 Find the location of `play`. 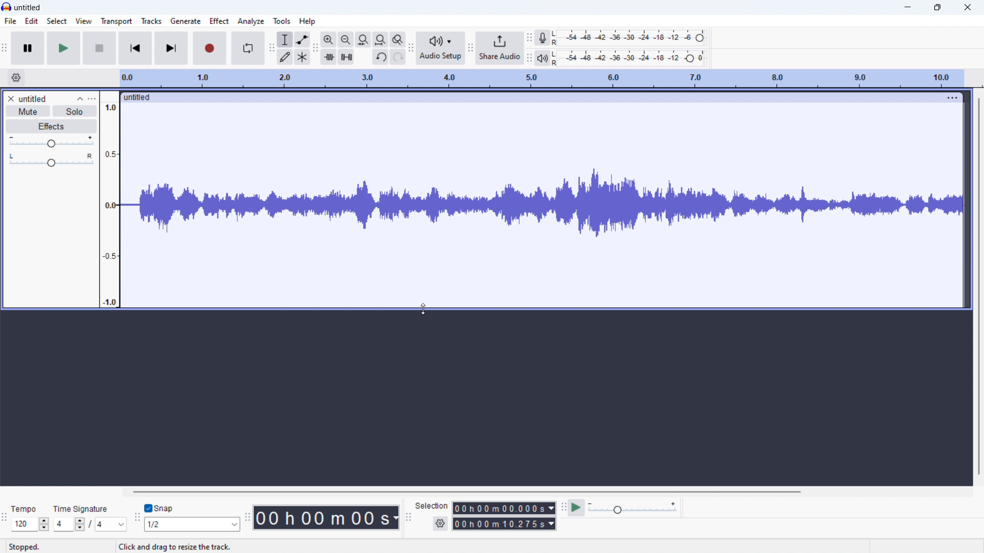

play is located at coordinates (64, 48).